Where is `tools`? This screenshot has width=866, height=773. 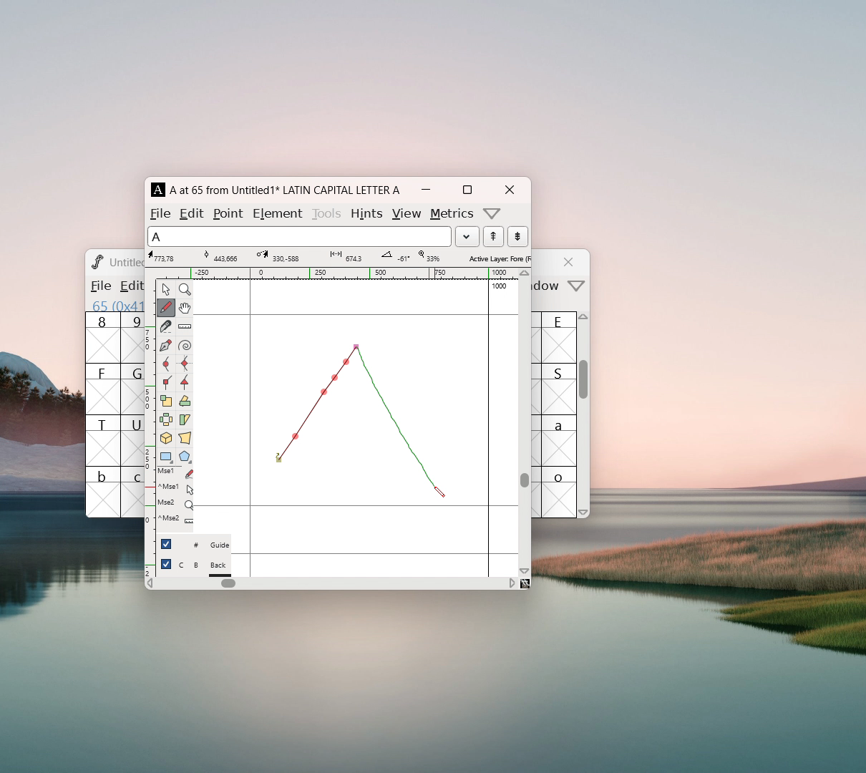
tools is located at coordinates (328, 212).